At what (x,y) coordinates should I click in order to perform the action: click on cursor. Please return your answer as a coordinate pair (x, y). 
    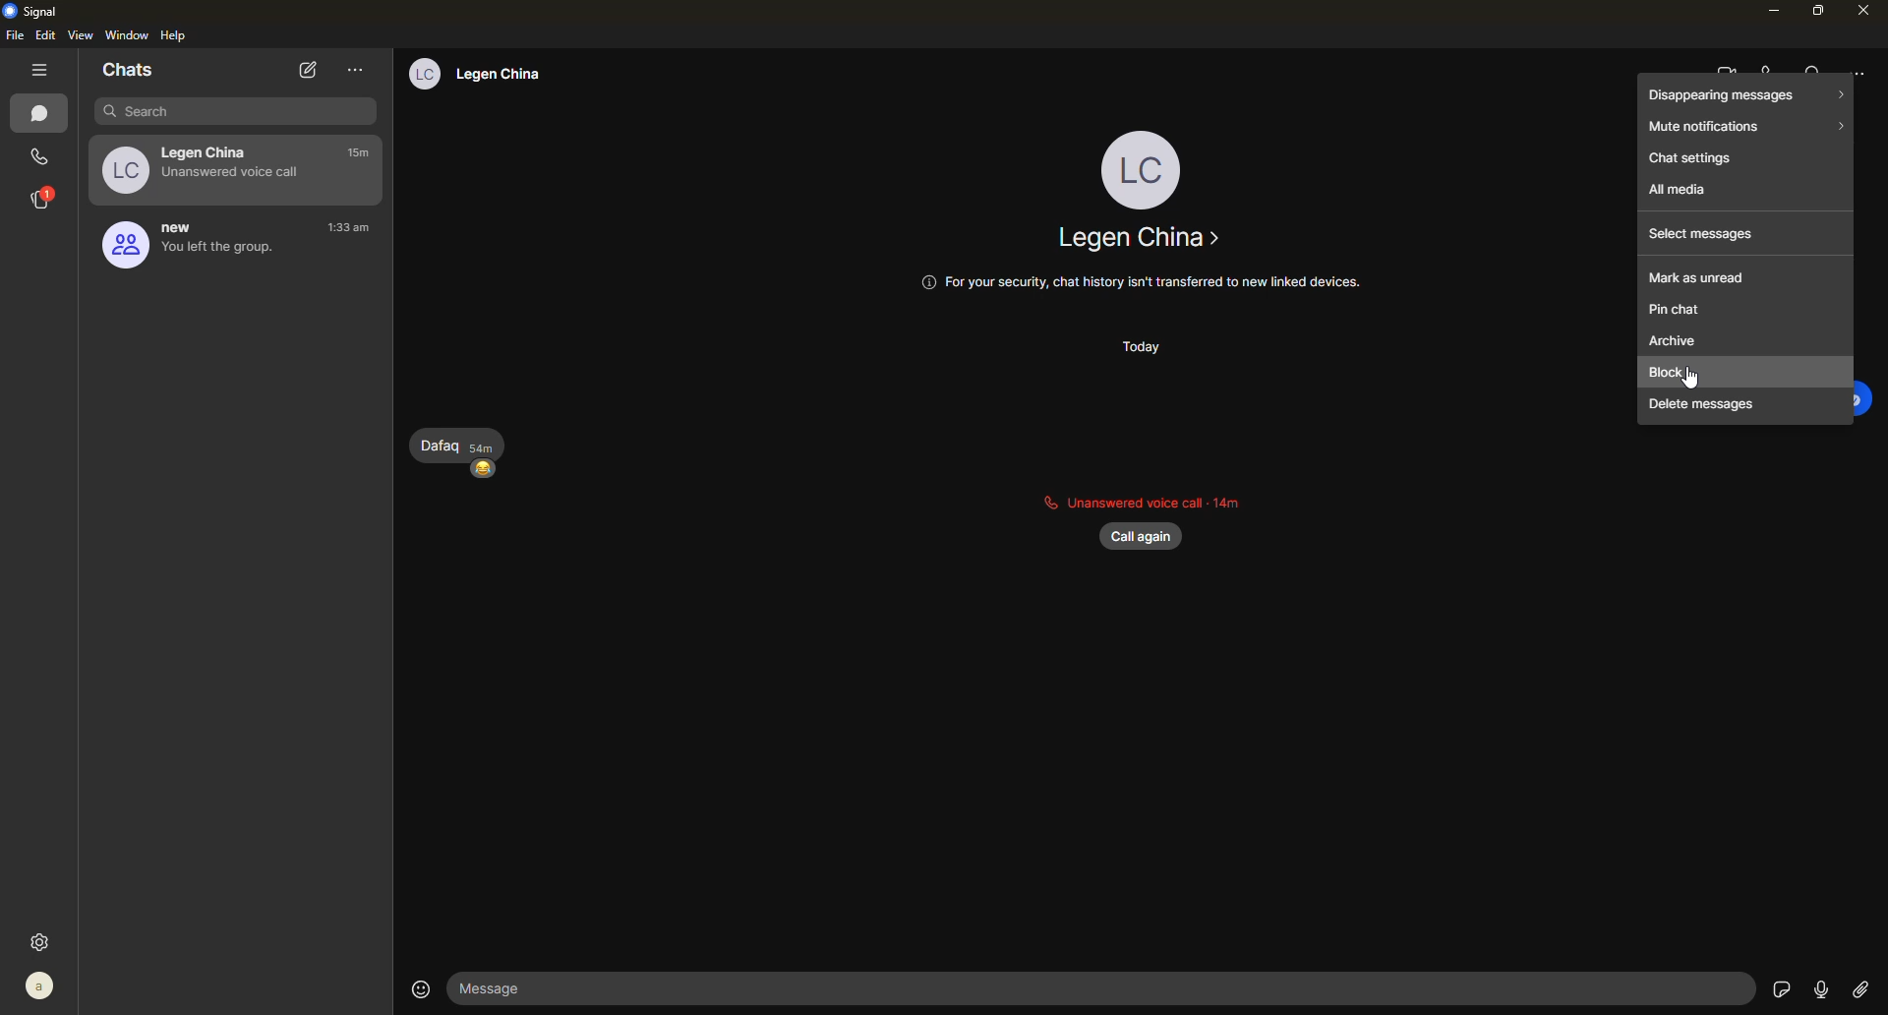
    Looking at the image, I should click on (1866, 90).